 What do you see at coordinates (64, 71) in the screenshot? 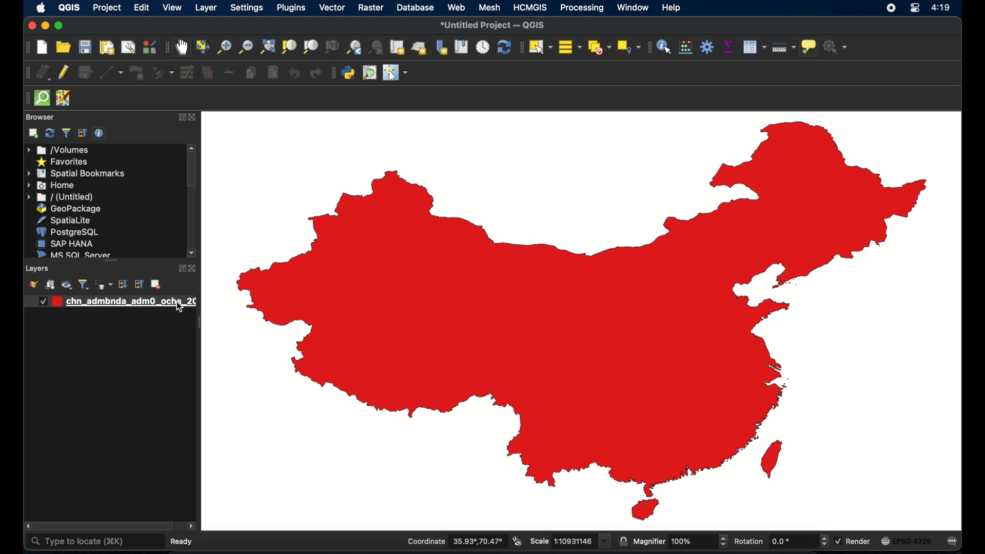
I see `toggle editing` at bounding box center [64, 71].